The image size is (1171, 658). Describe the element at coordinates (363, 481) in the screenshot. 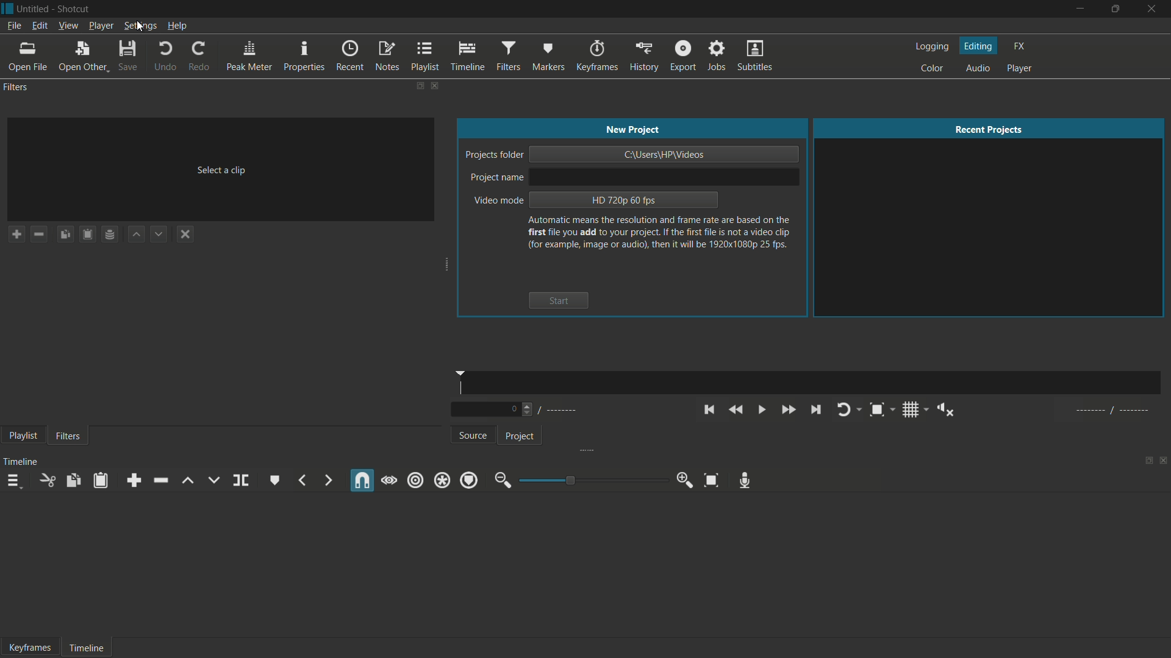

I see `snap` at that location.